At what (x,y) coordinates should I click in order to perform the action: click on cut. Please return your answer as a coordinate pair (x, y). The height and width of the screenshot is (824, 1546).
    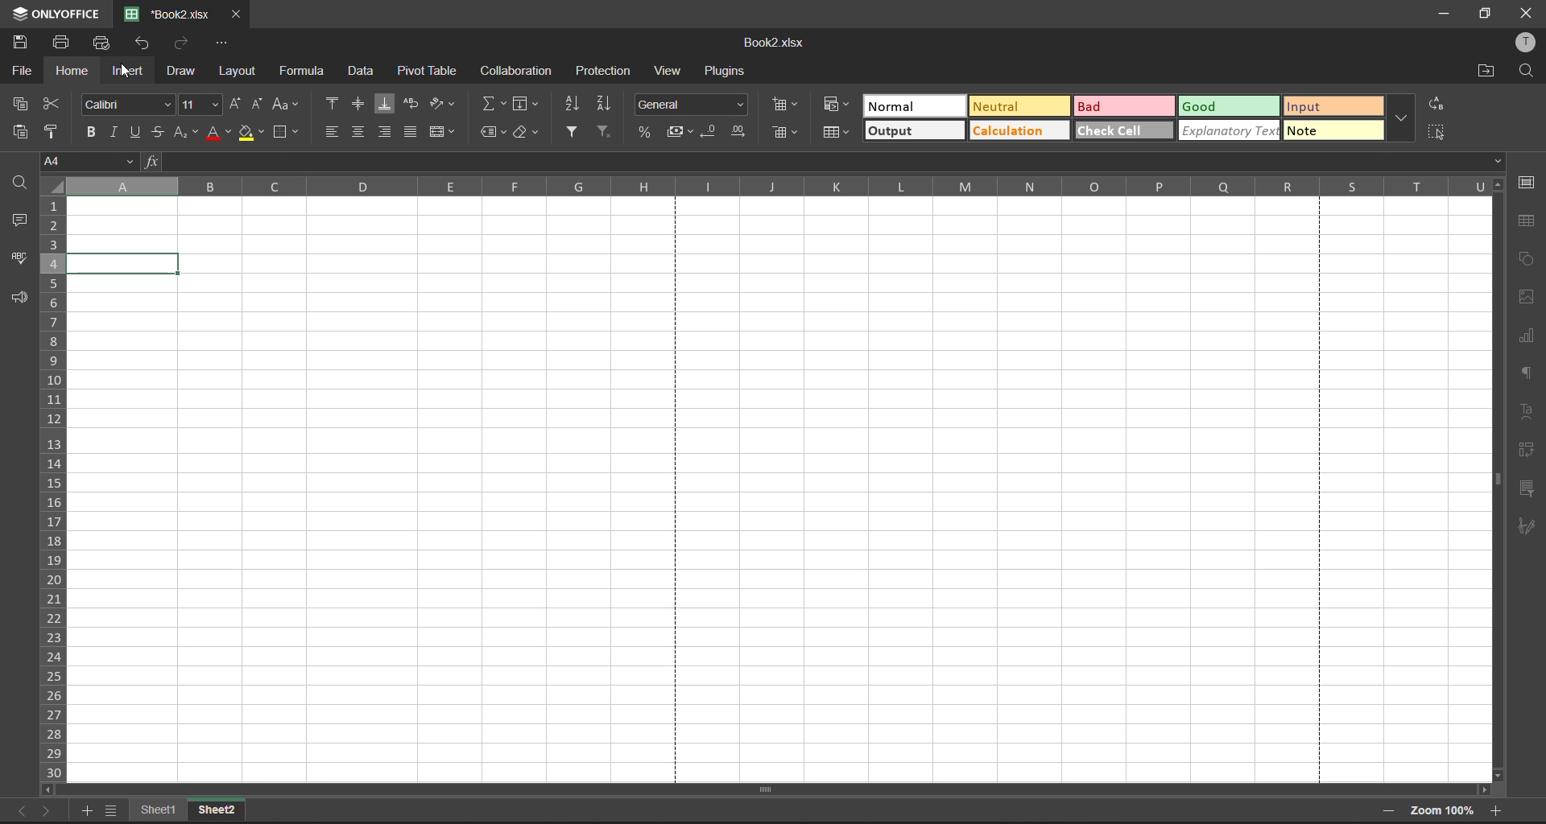
    Looking at the image, I should click on (52, 105).